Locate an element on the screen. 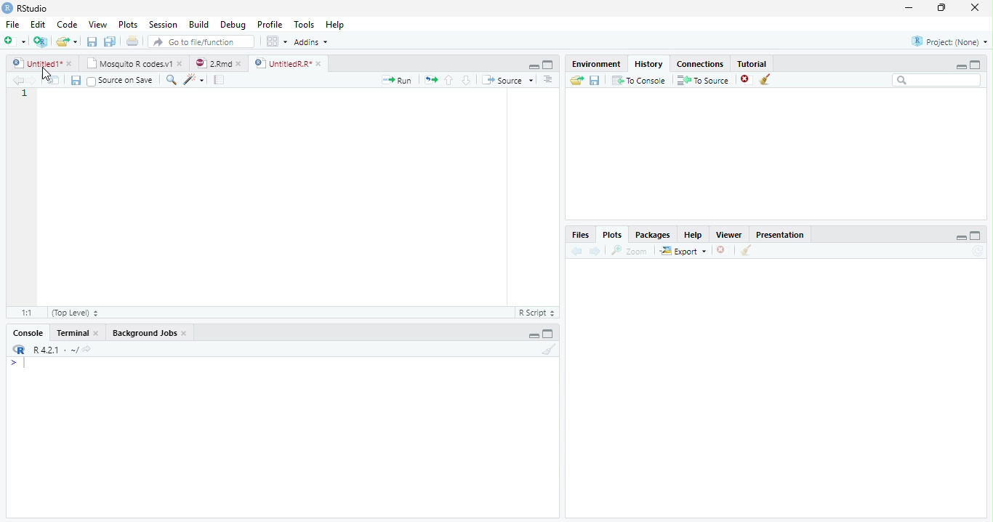 The image size is (993, 522). Remove current plot is located at coordinates (723, 251).